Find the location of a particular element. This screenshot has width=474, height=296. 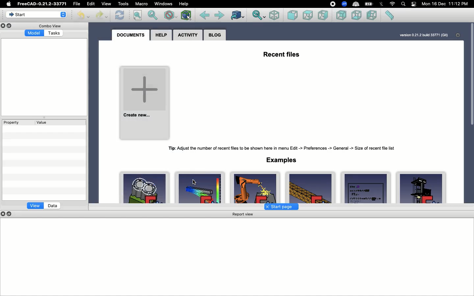

View is located at coordinates (35, 206).